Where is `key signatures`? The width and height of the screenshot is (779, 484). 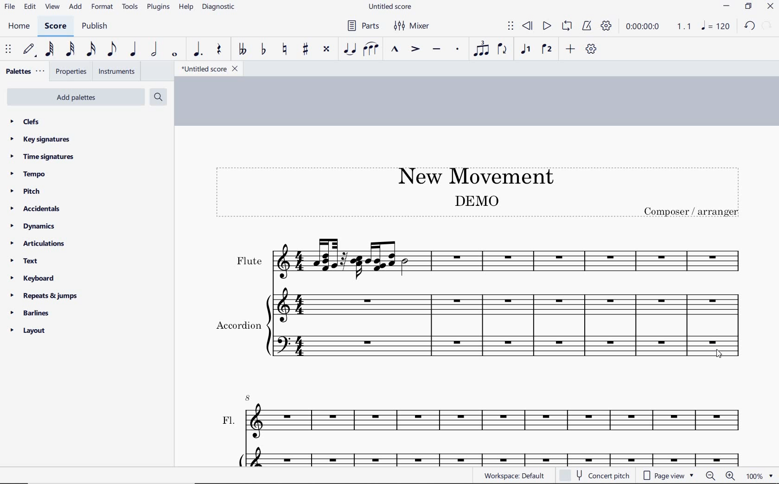 key signatures is located at coordinates (39, 139).